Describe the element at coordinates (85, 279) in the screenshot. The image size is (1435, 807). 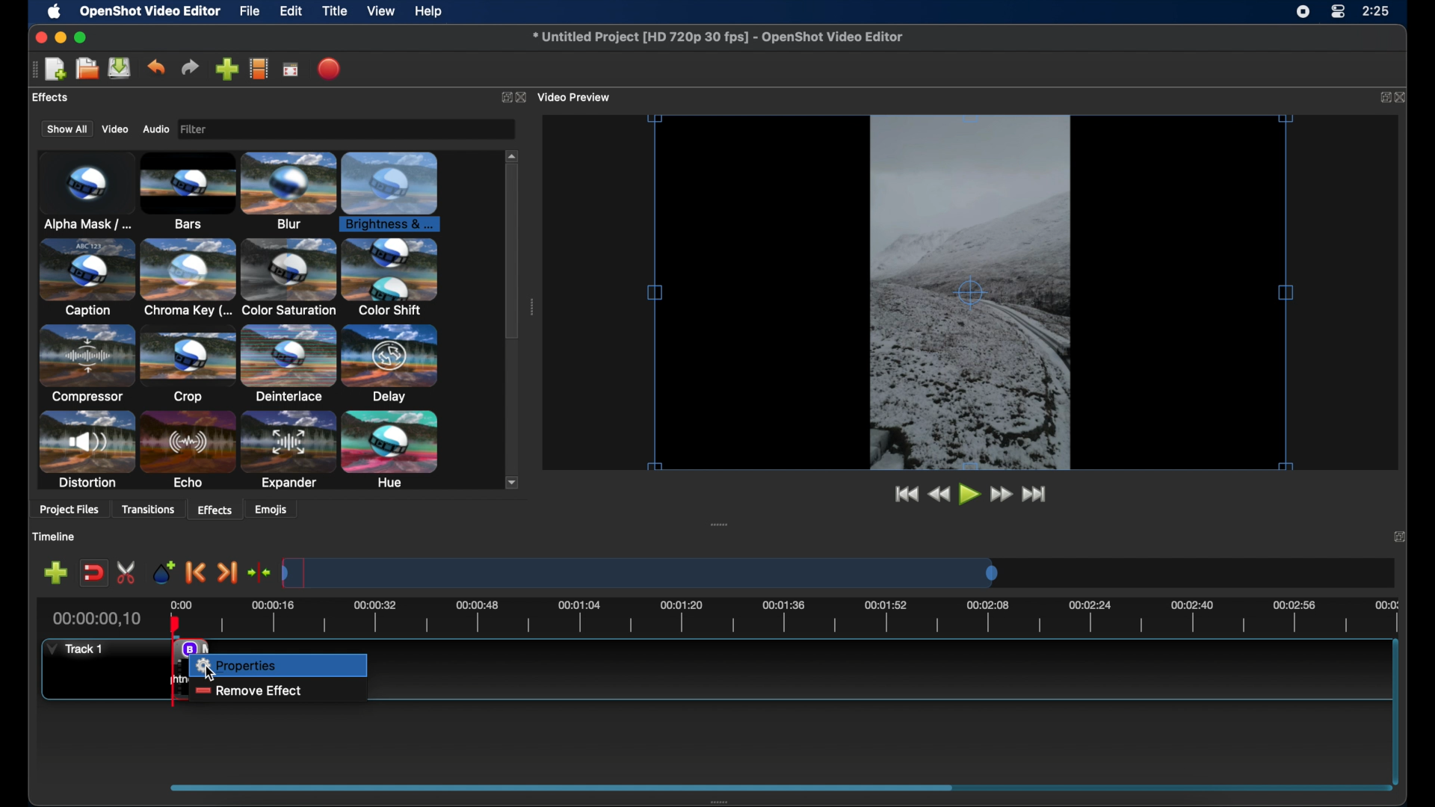
I see `caption` at that location.